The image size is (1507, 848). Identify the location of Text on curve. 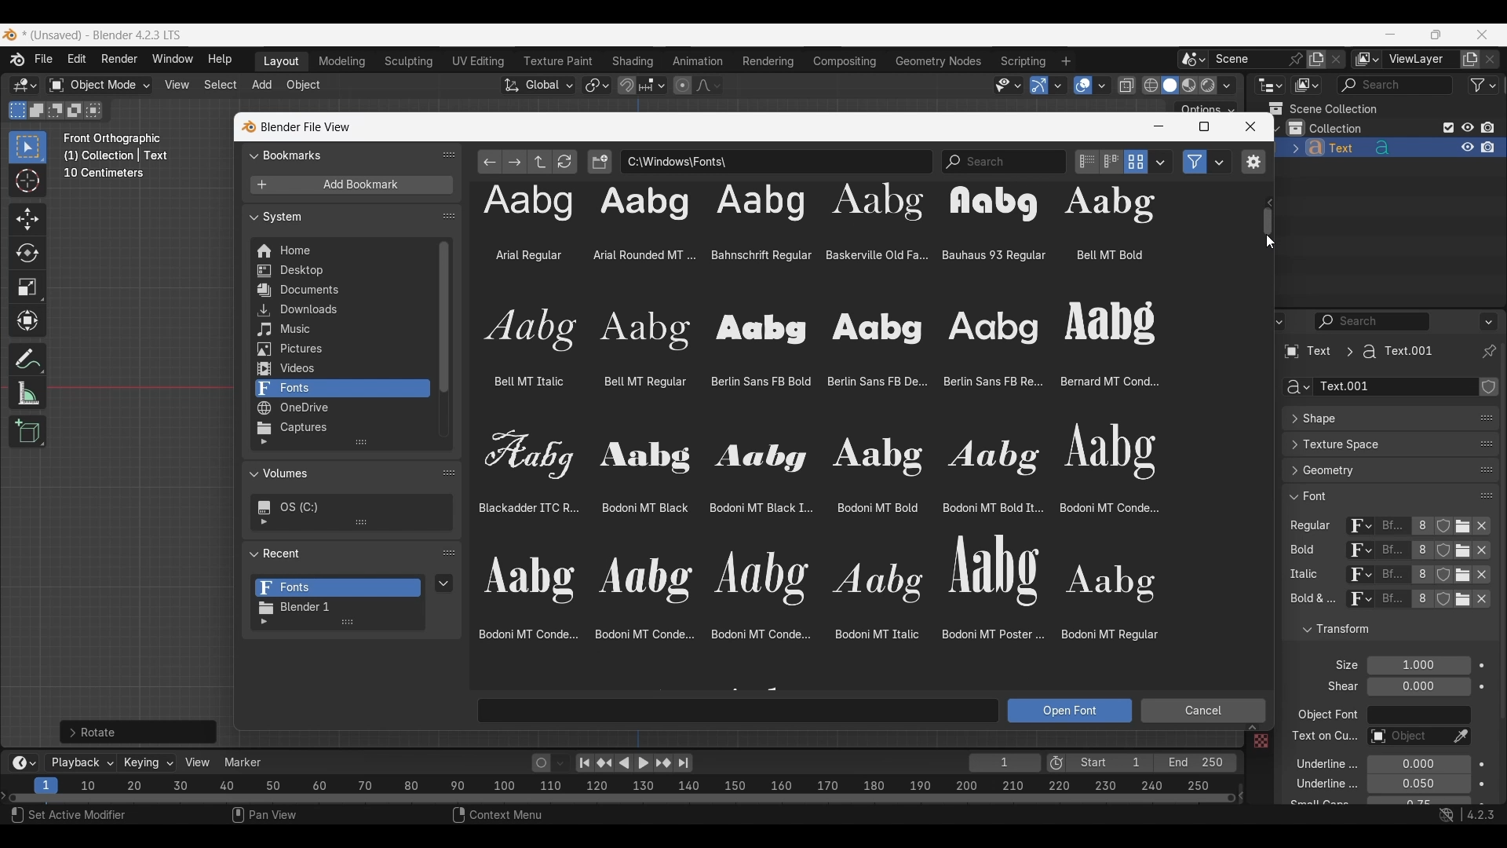
(1407, 737).